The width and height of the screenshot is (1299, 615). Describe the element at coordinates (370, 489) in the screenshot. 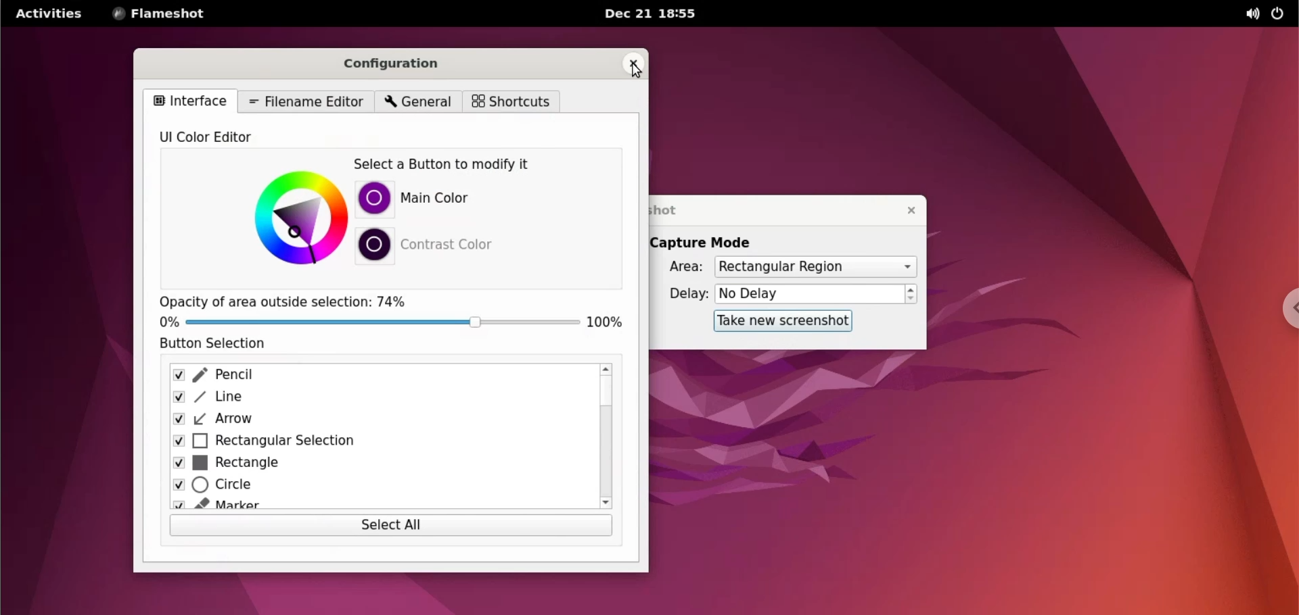

I see `circle` at that location.